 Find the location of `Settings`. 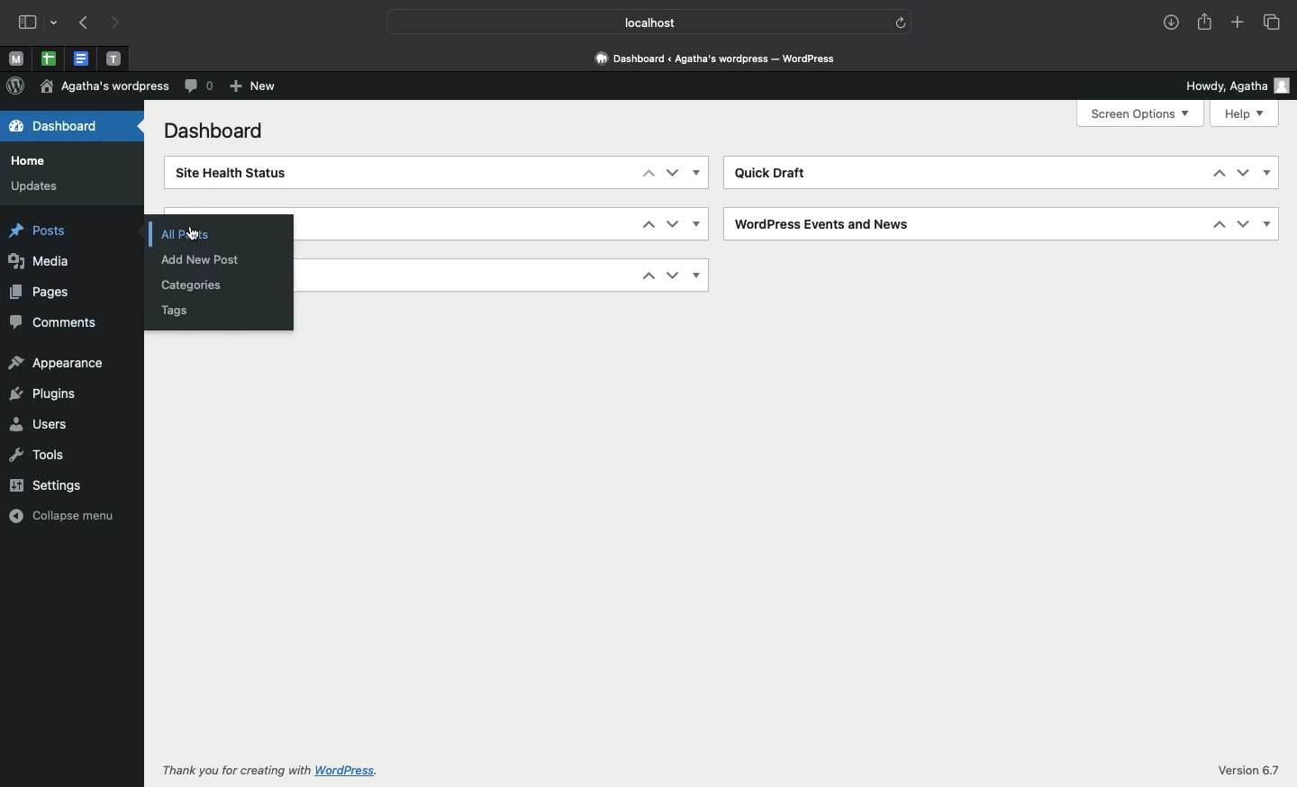

Settings is located at coordinates (50, 484).